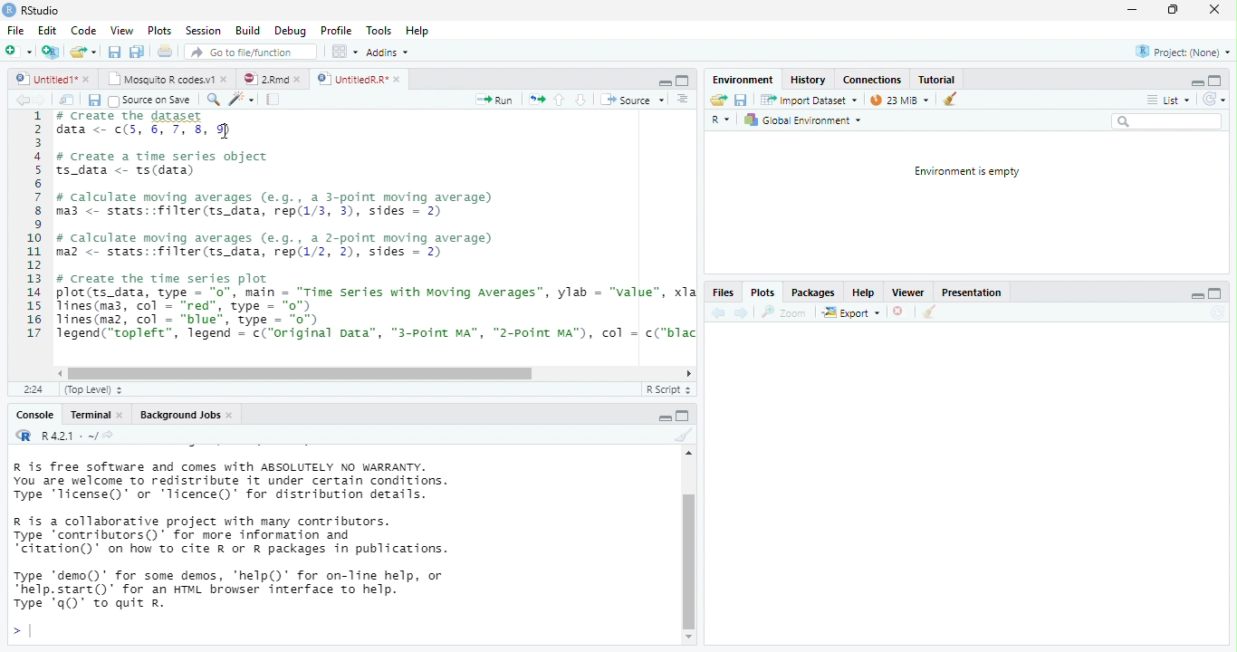 This screenshot has width=1237, height=652. I want to click on minimize, so click(1194, 84).